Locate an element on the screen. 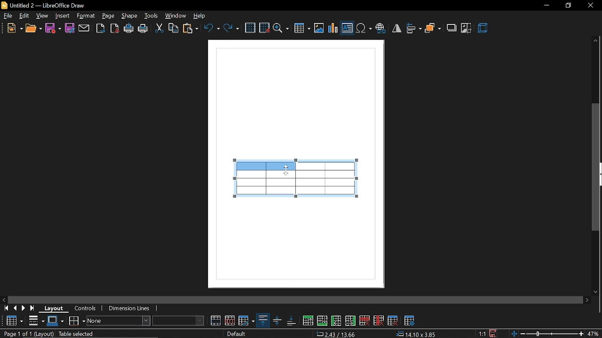 The width and height of the screenshot is (602, 338). selected columns is located at coordinates (268, 169).